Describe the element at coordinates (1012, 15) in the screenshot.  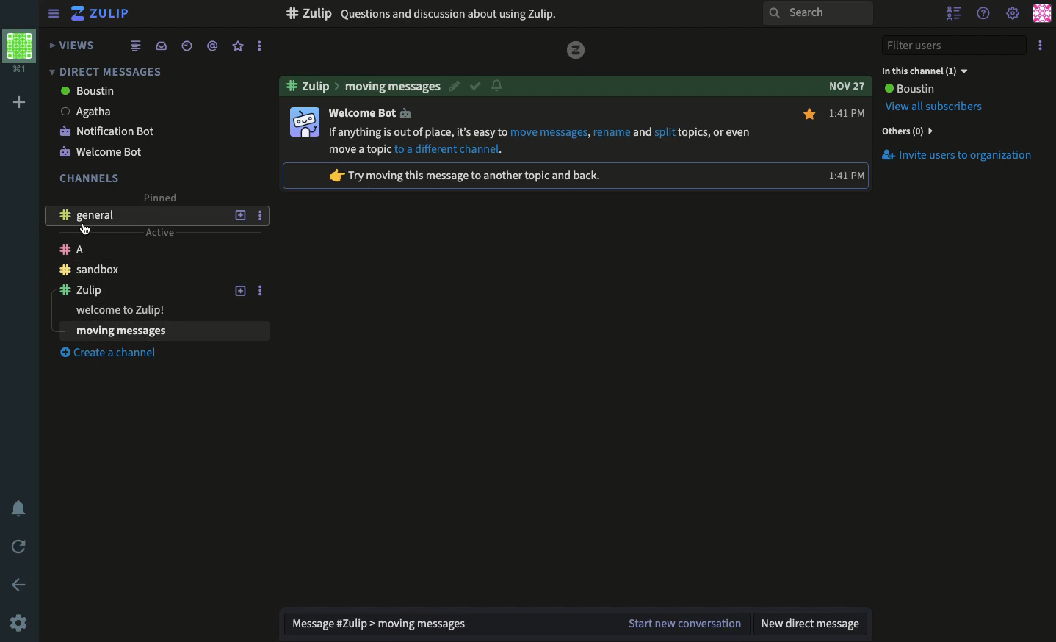
I see `Settings ` at that location.